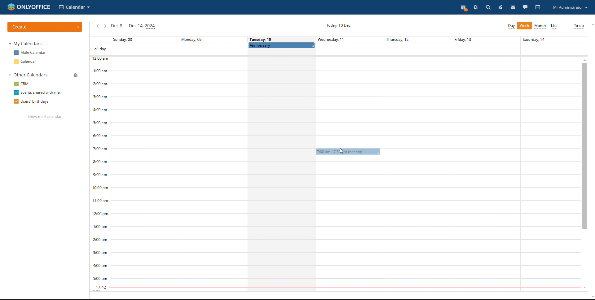 This screenshot has width=595, height=300. Describe the element at coordinates (488, 7) in the screenshot. I see `search` at that location.